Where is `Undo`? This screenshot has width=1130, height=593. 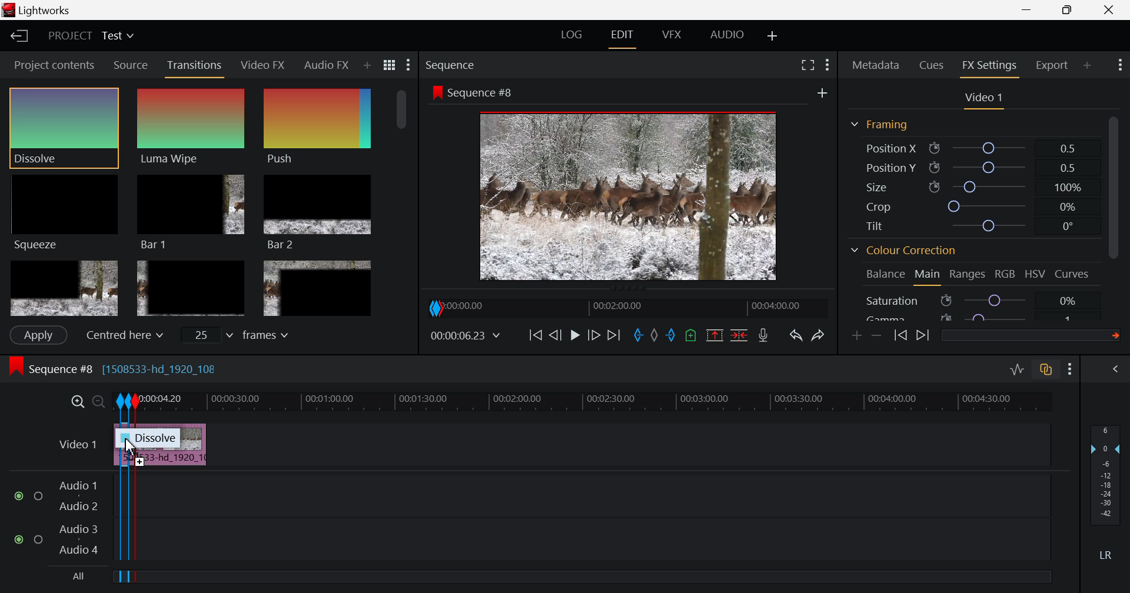
Undo is located at coordinates (795, 334).